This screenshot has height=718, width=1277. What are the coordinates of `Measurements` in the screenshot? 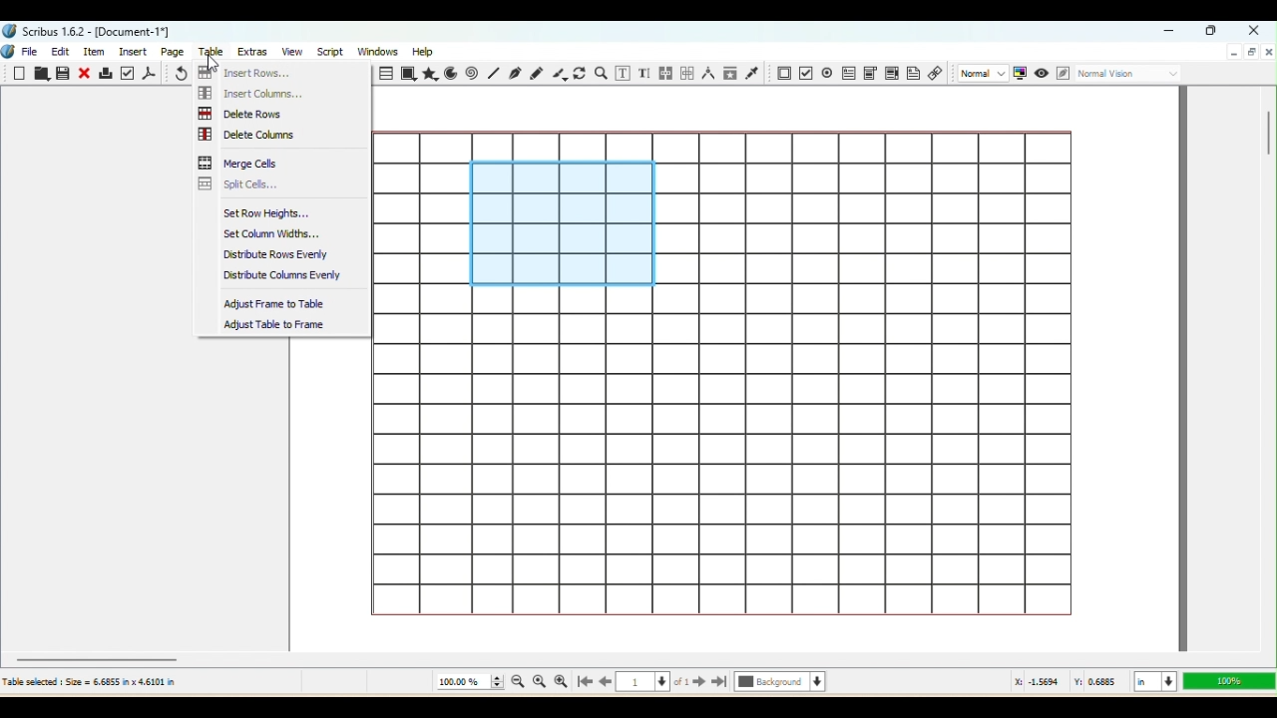 It's located at (706, 74).